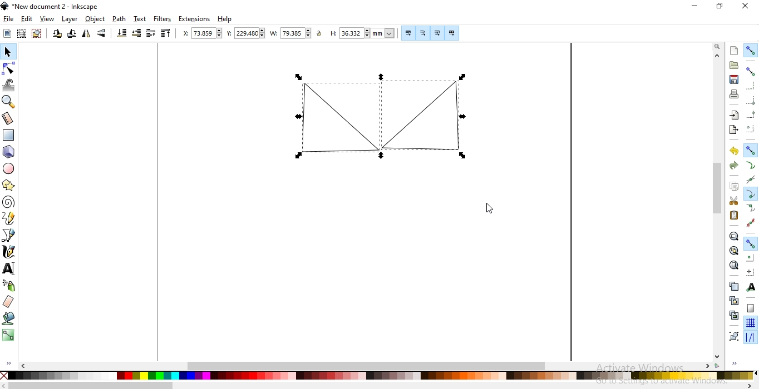 This screenshot has width=759, height=389. I want to click on scrollbar, so click(717, 207).